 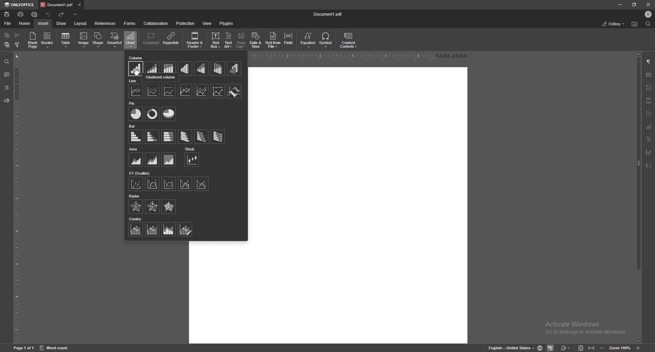 I want to click on 3-D clustered bar, so click(x=185, y=137).